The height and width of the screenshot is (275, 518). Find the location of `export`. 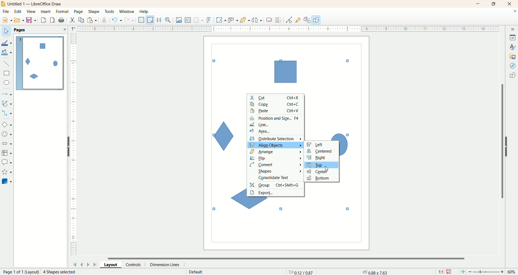

export is located at coordinates (43, 19).